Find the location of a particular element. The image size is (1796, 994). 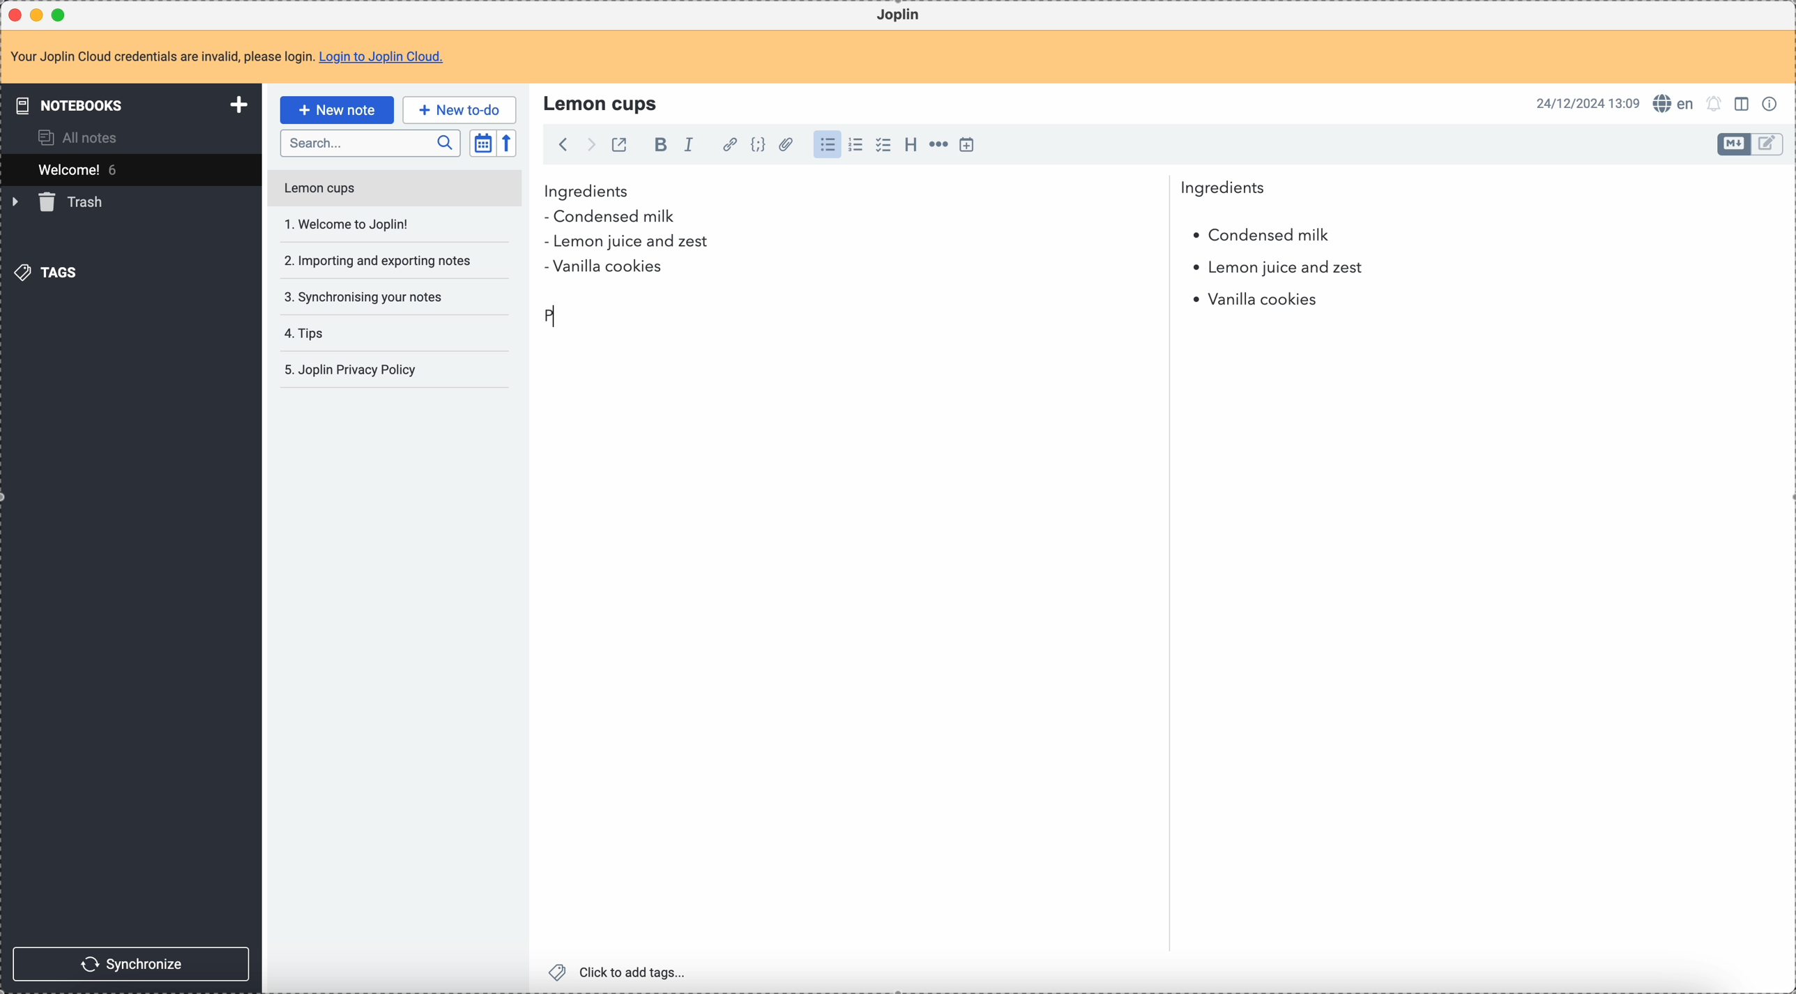

set notifications is located at coordinates (1714, 103).